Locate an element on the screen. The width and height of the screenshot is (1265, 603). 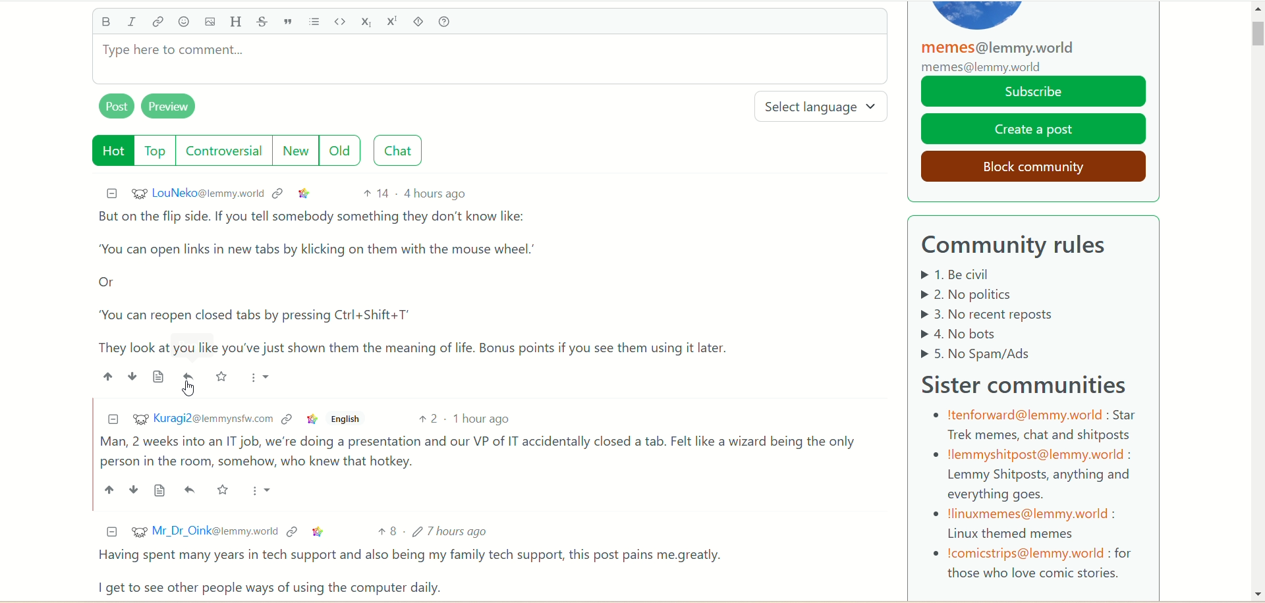
sister community is located at coordinates (1031, 382).